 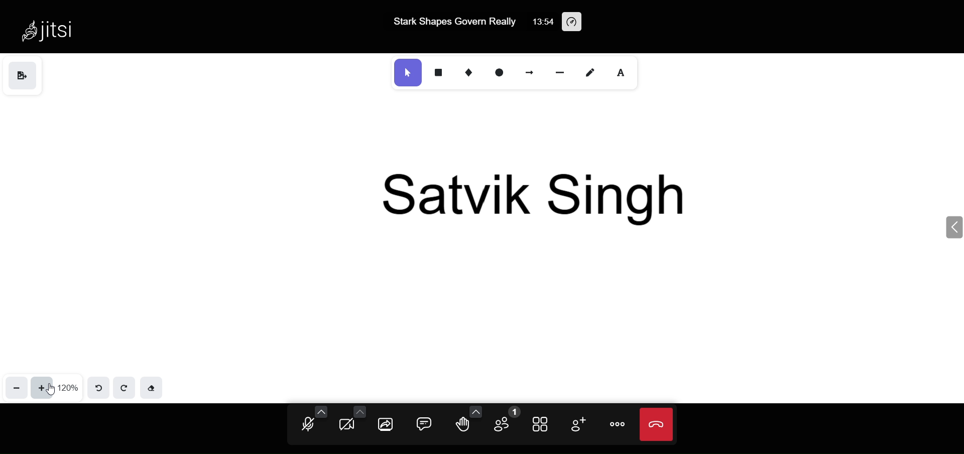 I want to click on Satvik SIngh, so click(x=539, y=193).